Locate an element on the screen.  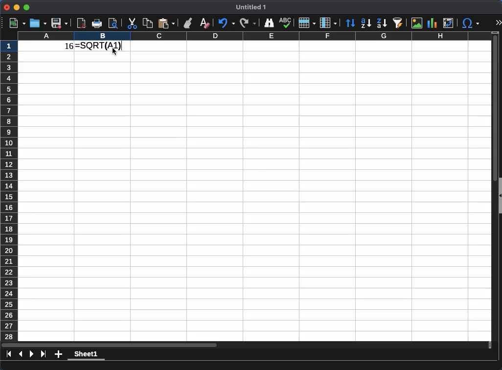
finder is located at coordinates (268, 23).